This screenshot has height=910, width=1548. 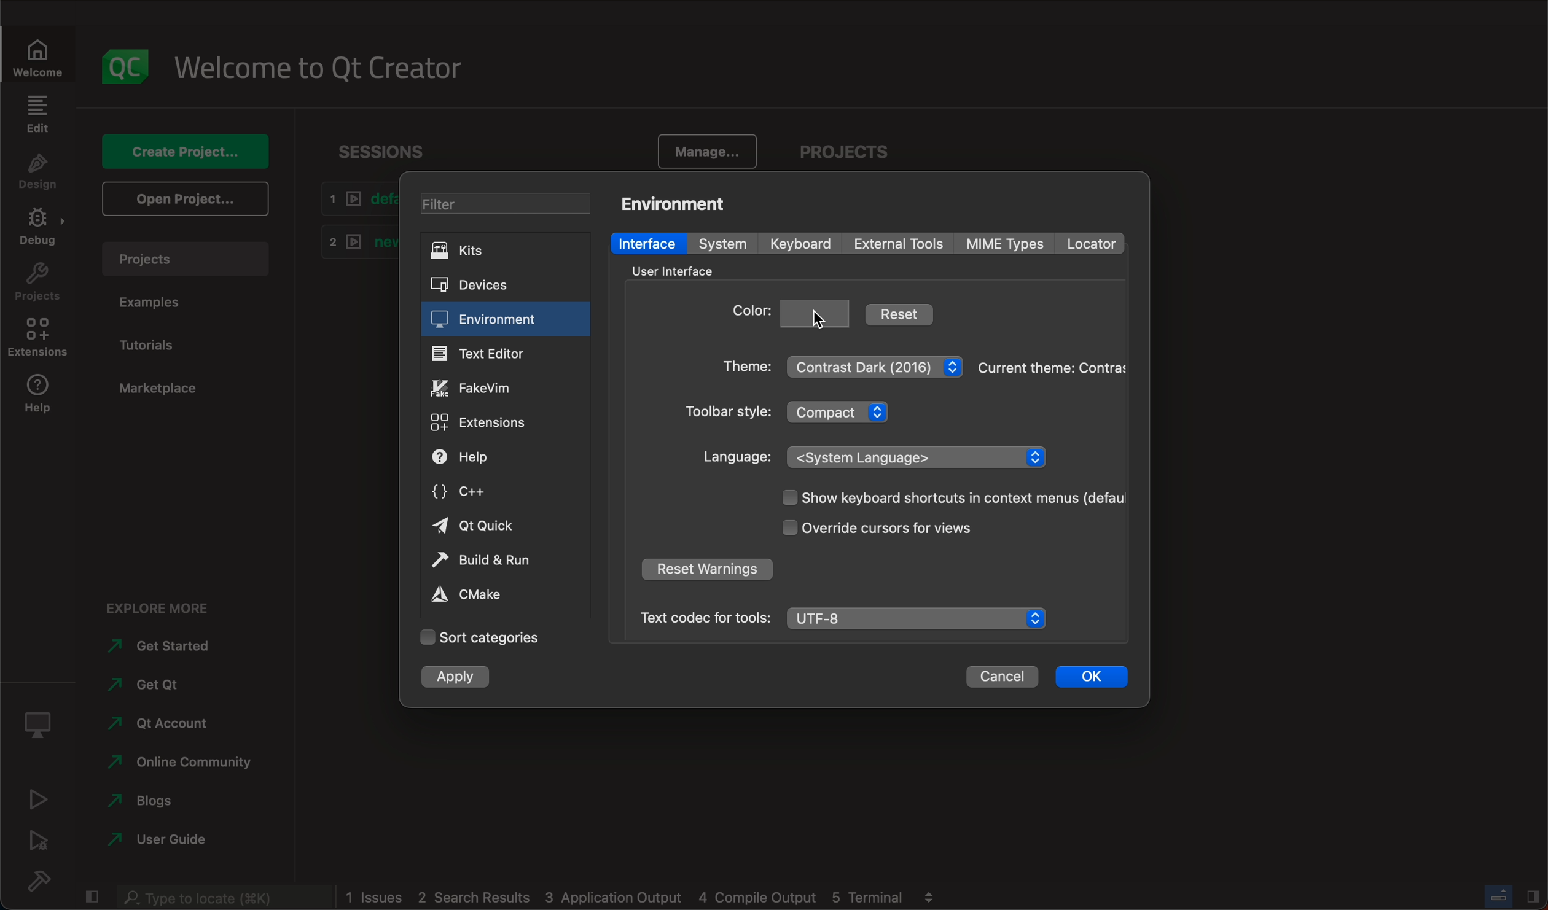 What do you see at coordinates (496, 595) in the screenshot?
I see `cmake` at bounding box center [496, 595].